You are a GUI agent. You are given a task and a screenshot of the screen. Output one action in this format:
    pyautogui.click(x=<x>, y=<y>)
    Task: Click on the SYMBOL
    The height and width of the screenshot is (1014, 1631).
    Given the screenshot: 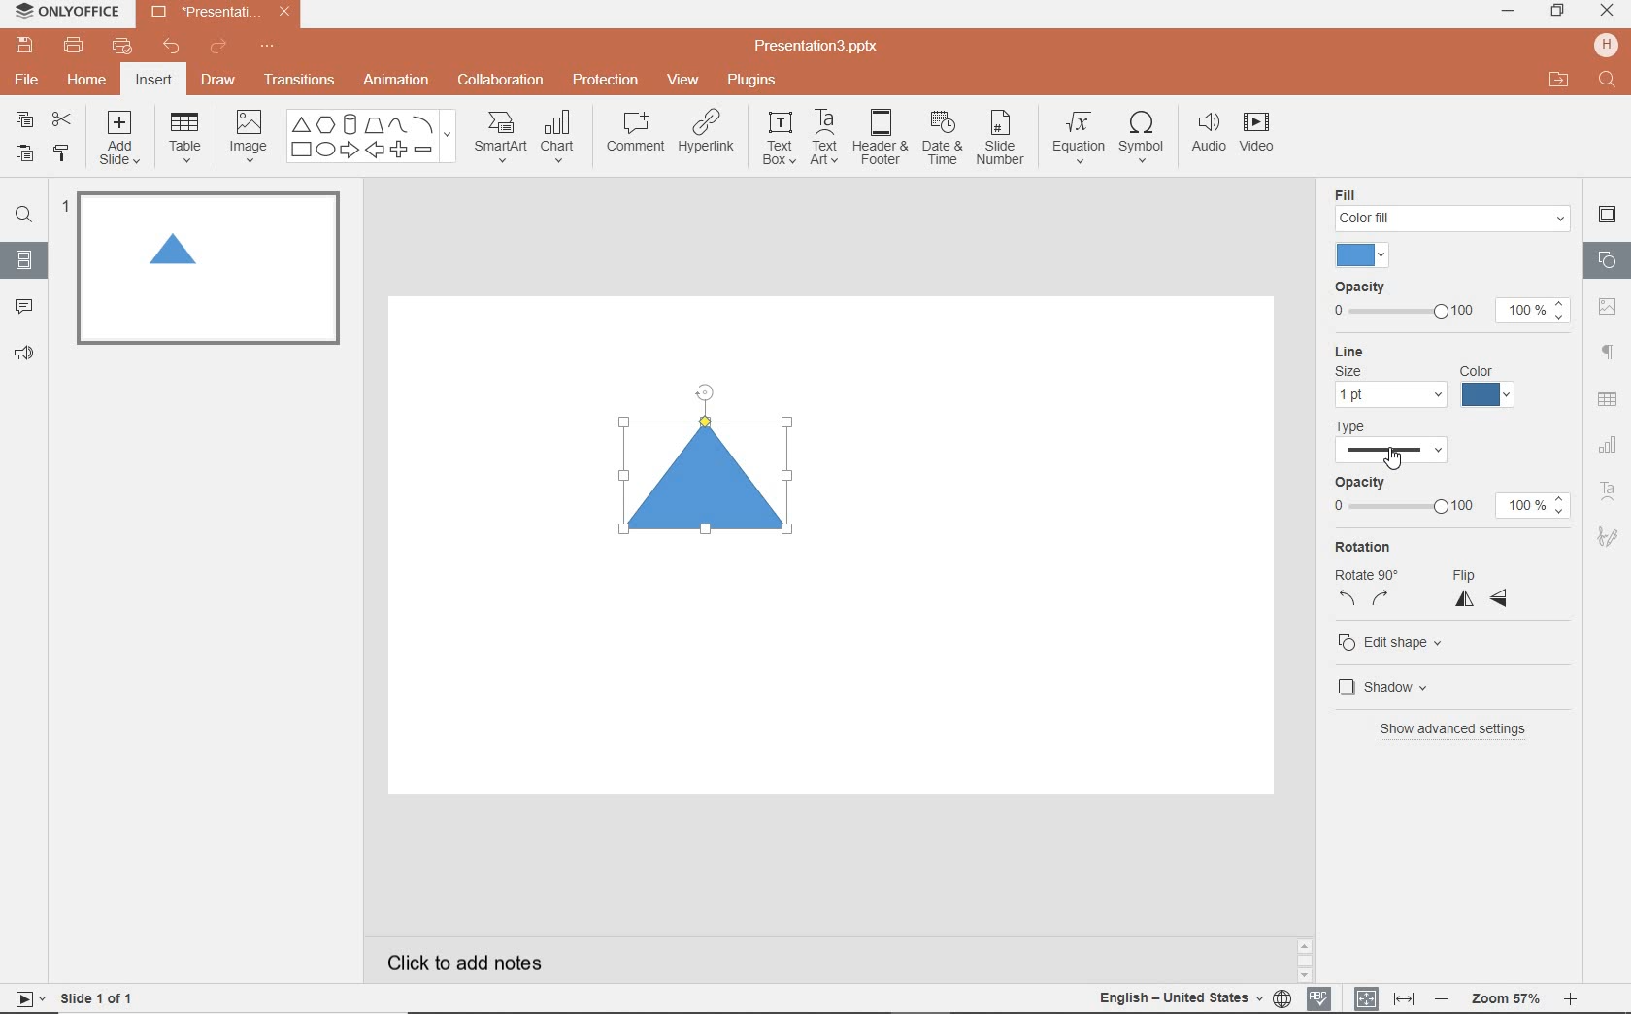 What is the action you would take?
    pyautogui.click(x=1145, y=133)
    